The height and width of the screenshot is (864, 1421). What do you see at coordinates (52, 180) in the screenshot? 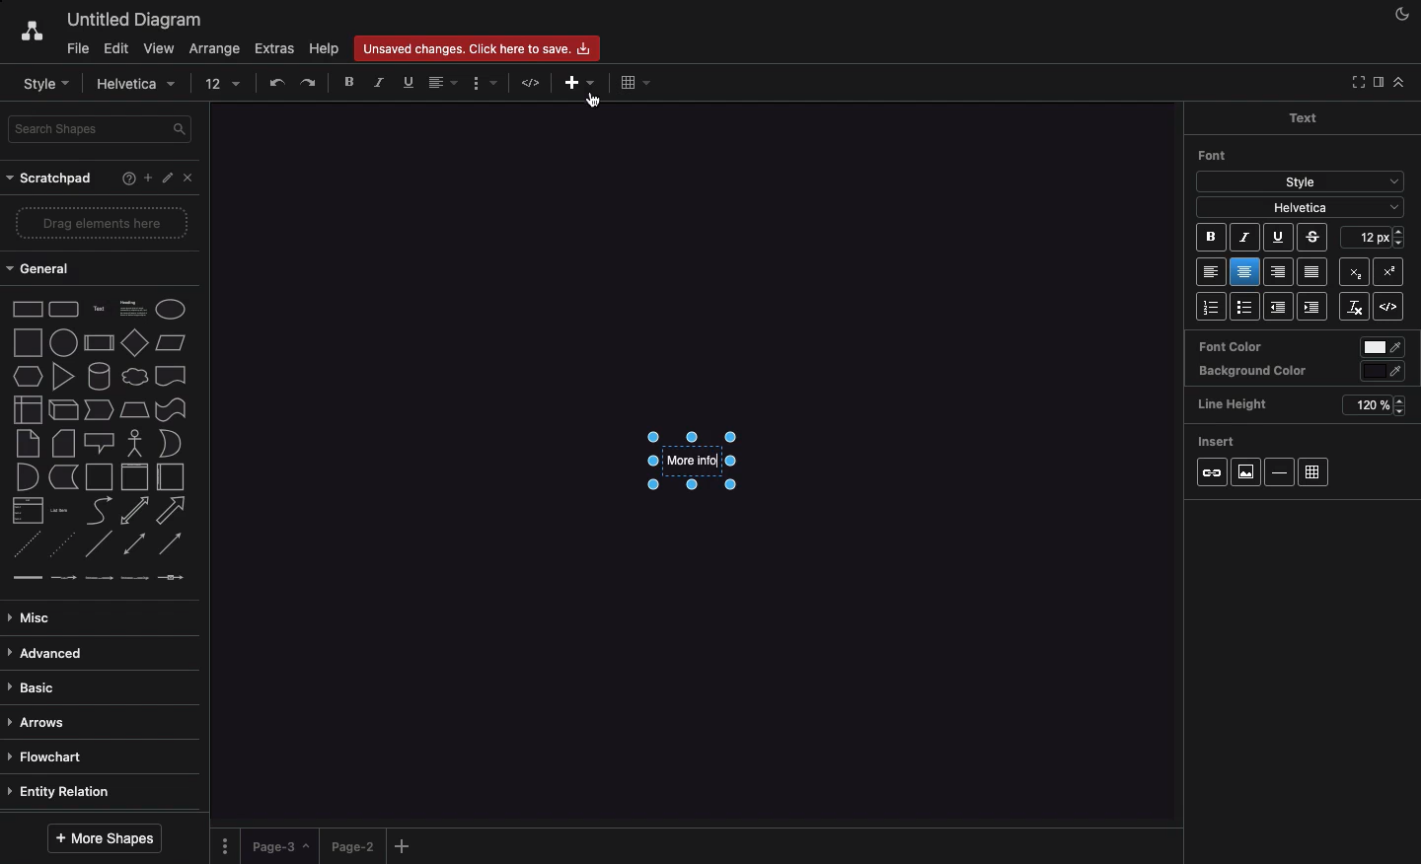
I see `Scratchpad` at bounding box center [52, 180].